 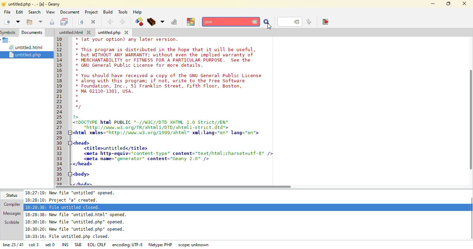 What do you see at coordinates (90, 12) in the screenshot?
I see `project` at bounding box center [90, 12].